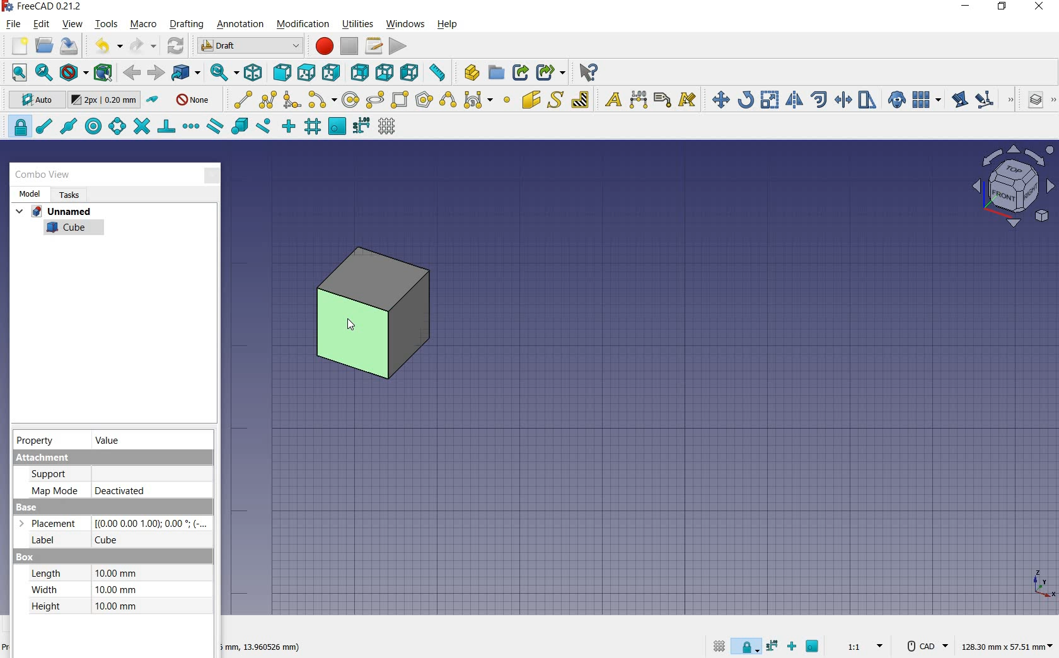 The width and height of the screenshot is (1059, 658). Describe the element at coordinates (745, 648) in the screenshot. I see `snap lock` at that location.